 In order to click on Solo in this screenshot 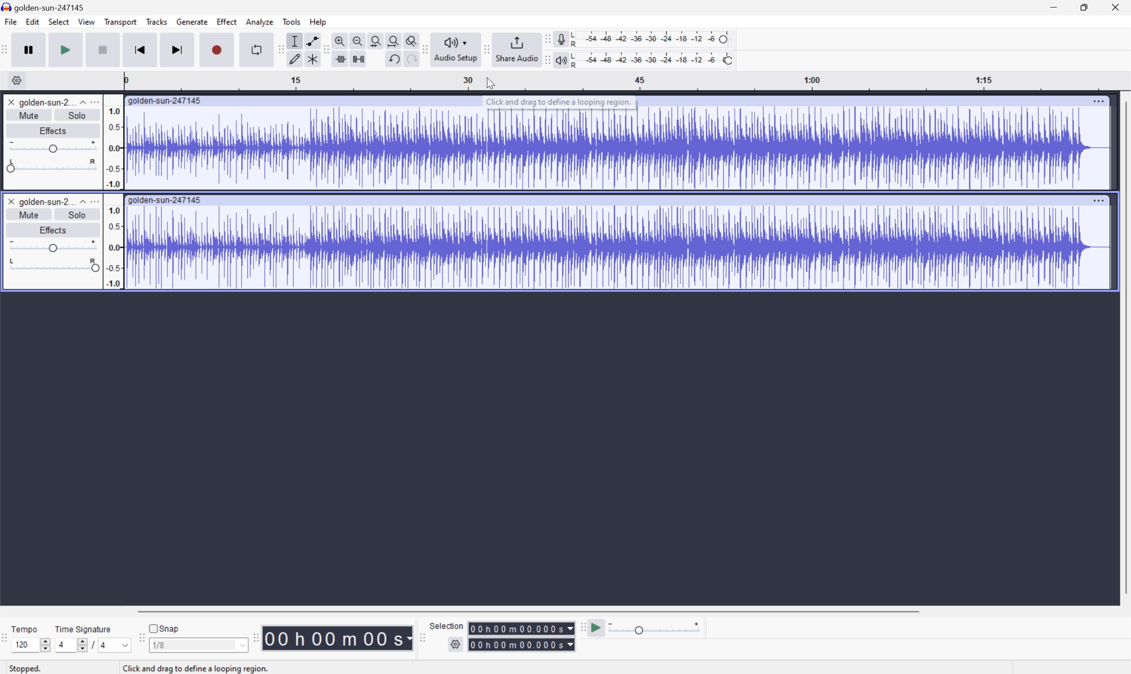, I will do `click(80, 214)`.